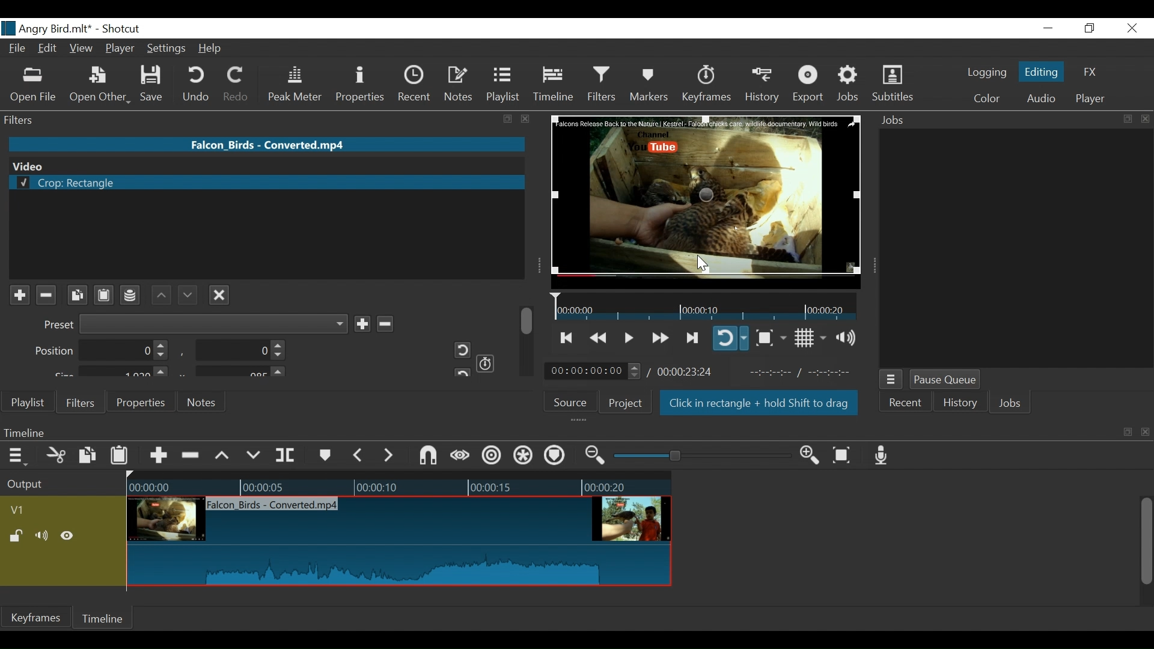 The image size is (1154, 649). What do you see at coordinates (162, 294) in the screenshot?
I see `up` at bounding box center [162, 294].